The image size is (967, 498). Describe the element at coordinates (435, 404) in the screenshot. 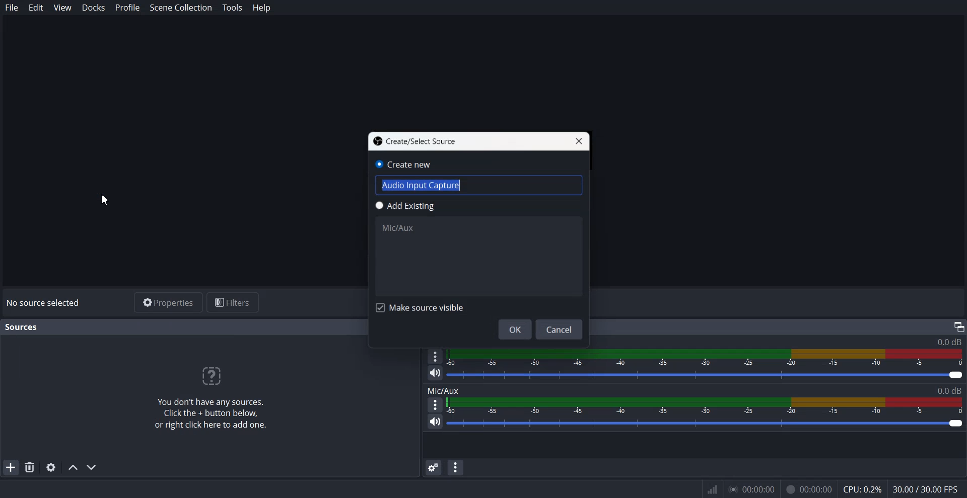

I see `More ` at that location.